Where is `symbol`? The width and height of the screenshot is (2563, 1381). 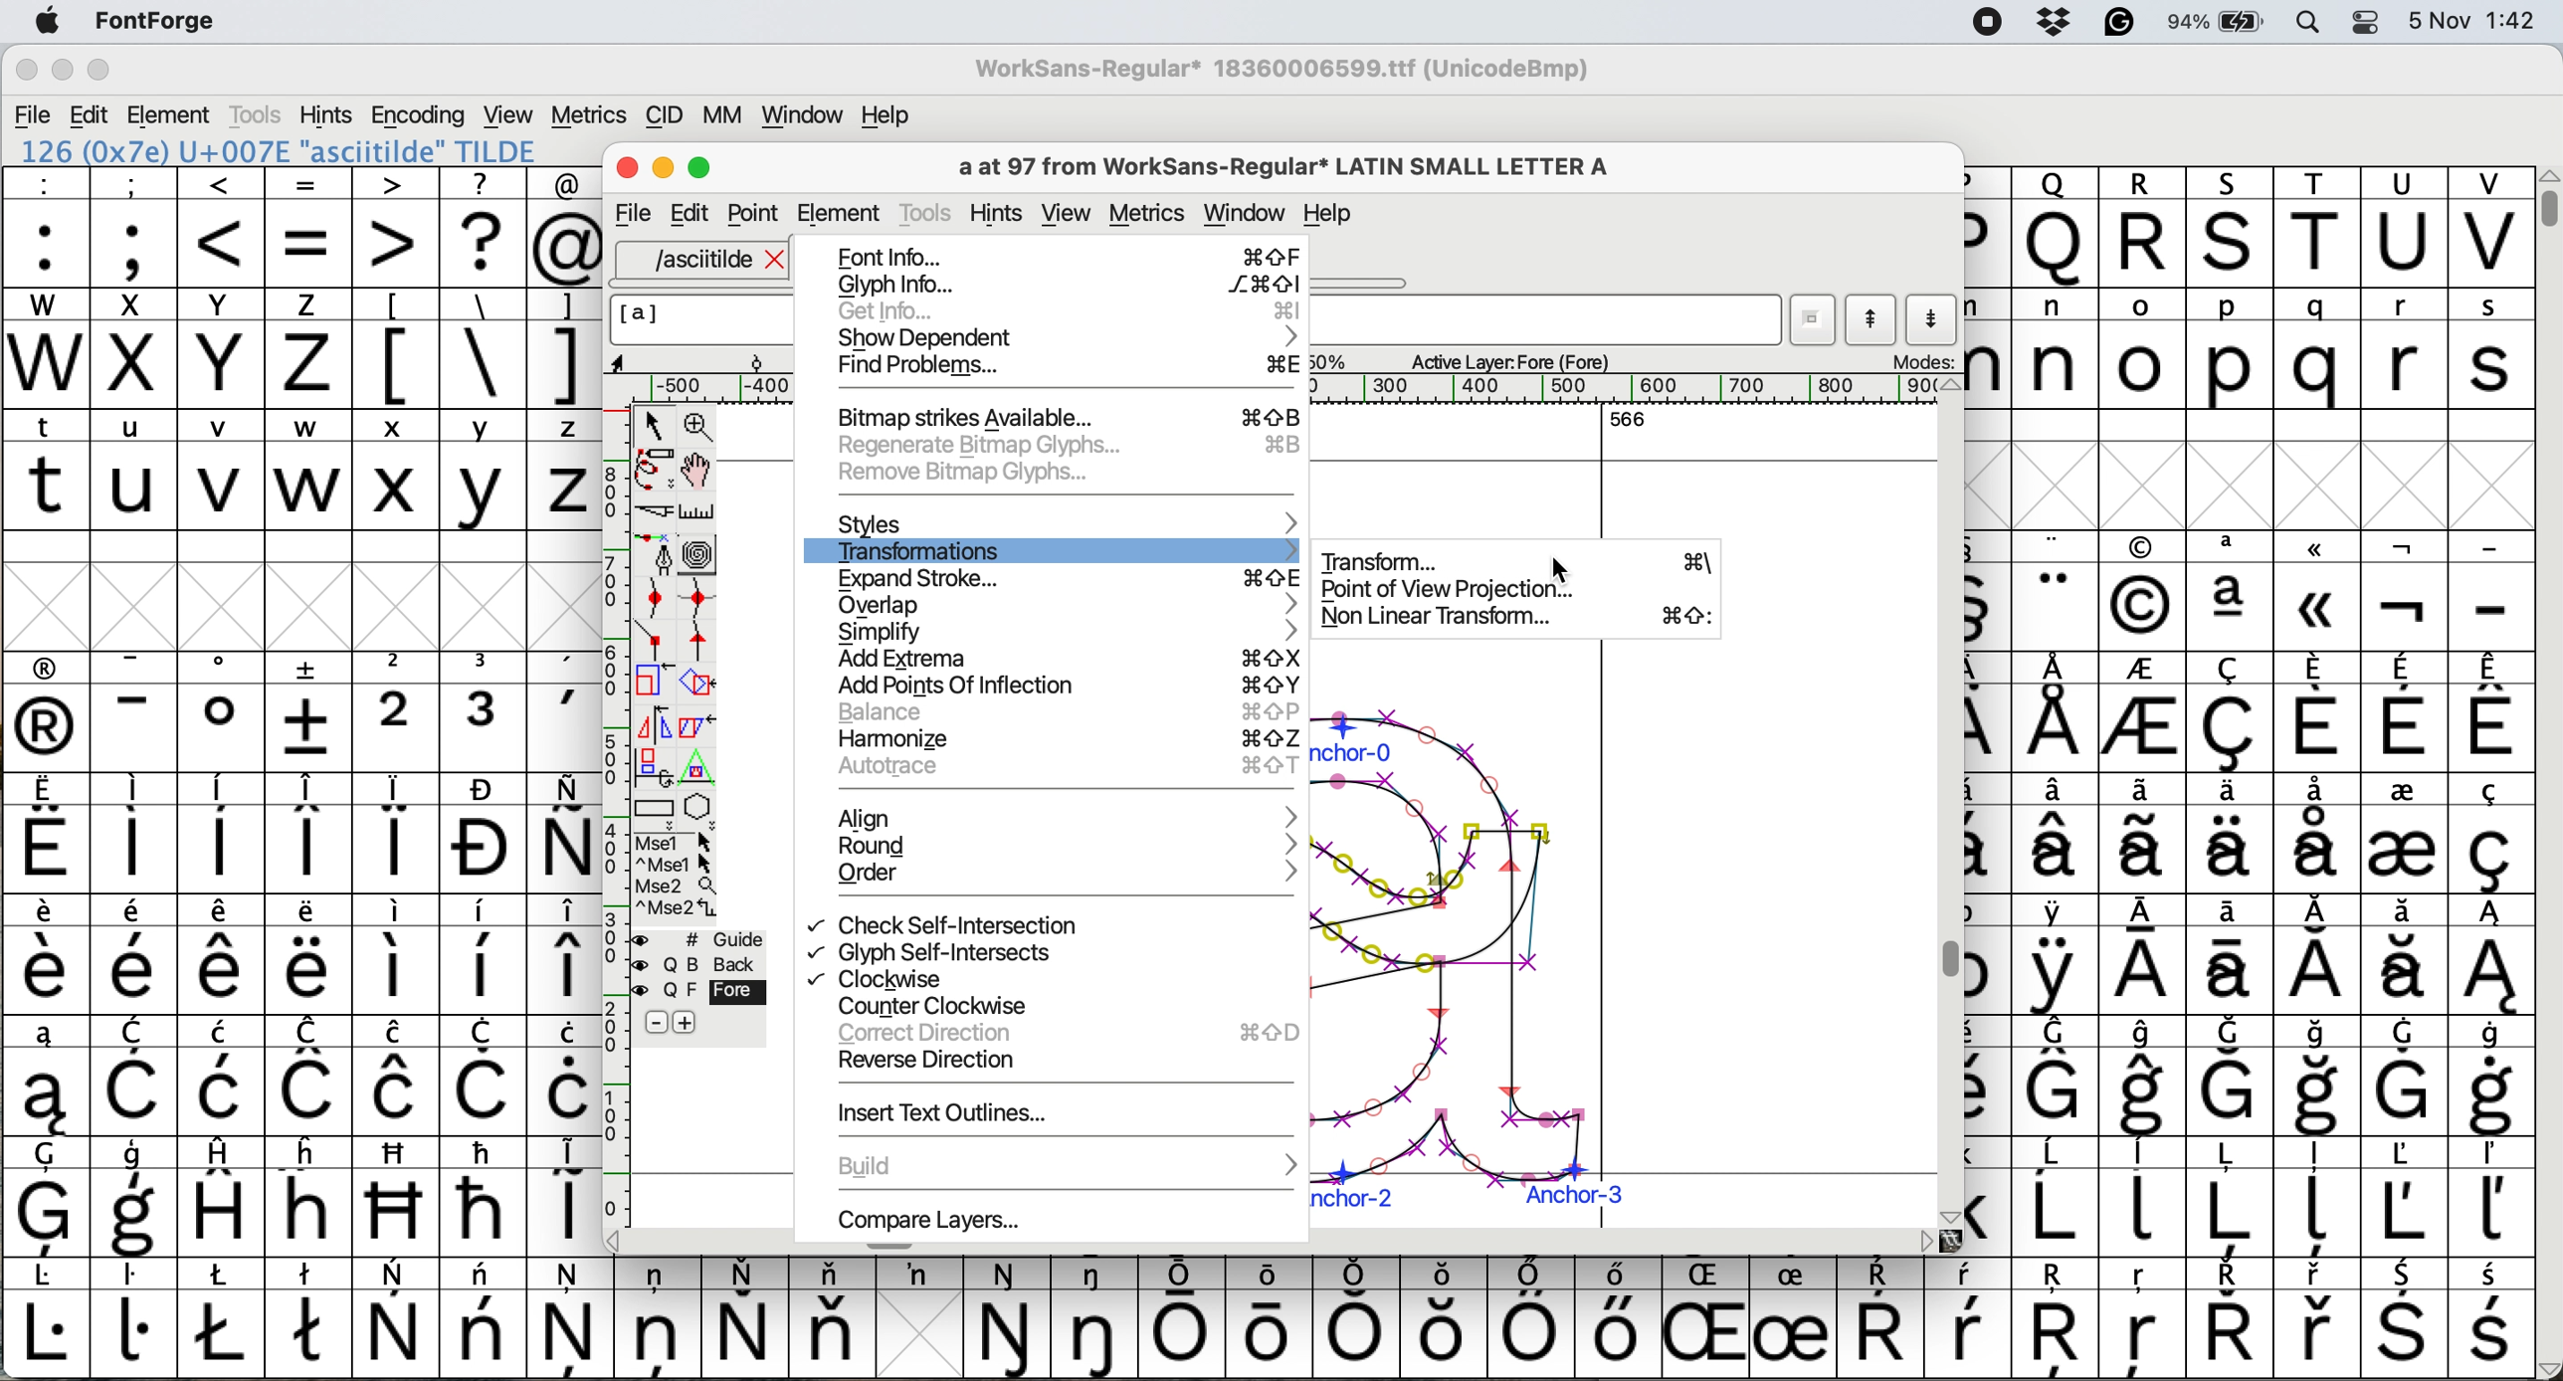 symbol is located at coordinates (2401, 832).